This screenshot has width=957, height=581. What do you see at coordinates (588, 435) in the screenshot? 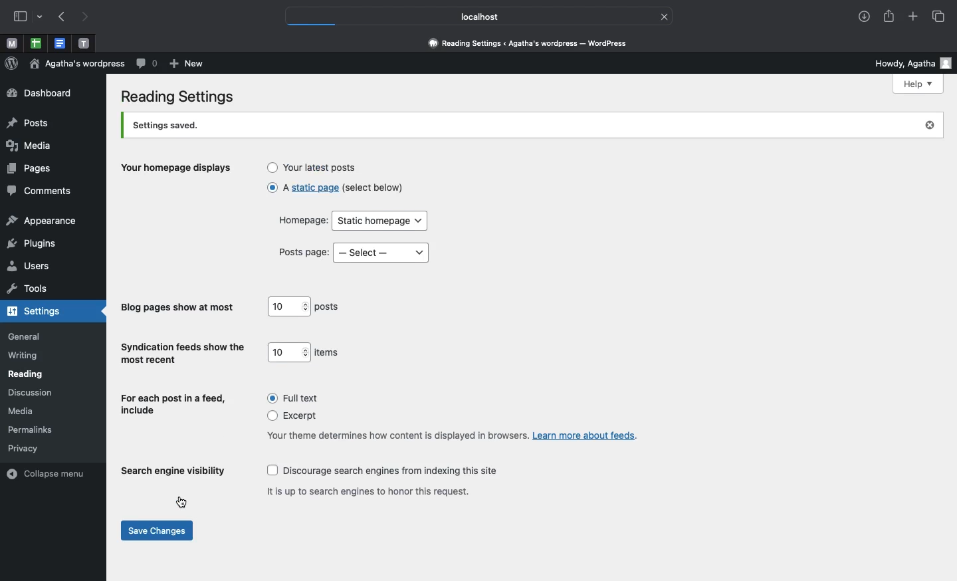
I see `learn more about feeds` at bounding box center [588, 435].